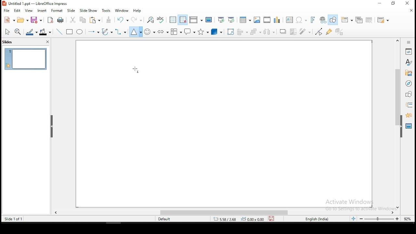 This screenshot has width=416, height=234. What do you see at coordinates (245, 20) in the screenshot?
I see `tables` at bounding box center [245, 20].